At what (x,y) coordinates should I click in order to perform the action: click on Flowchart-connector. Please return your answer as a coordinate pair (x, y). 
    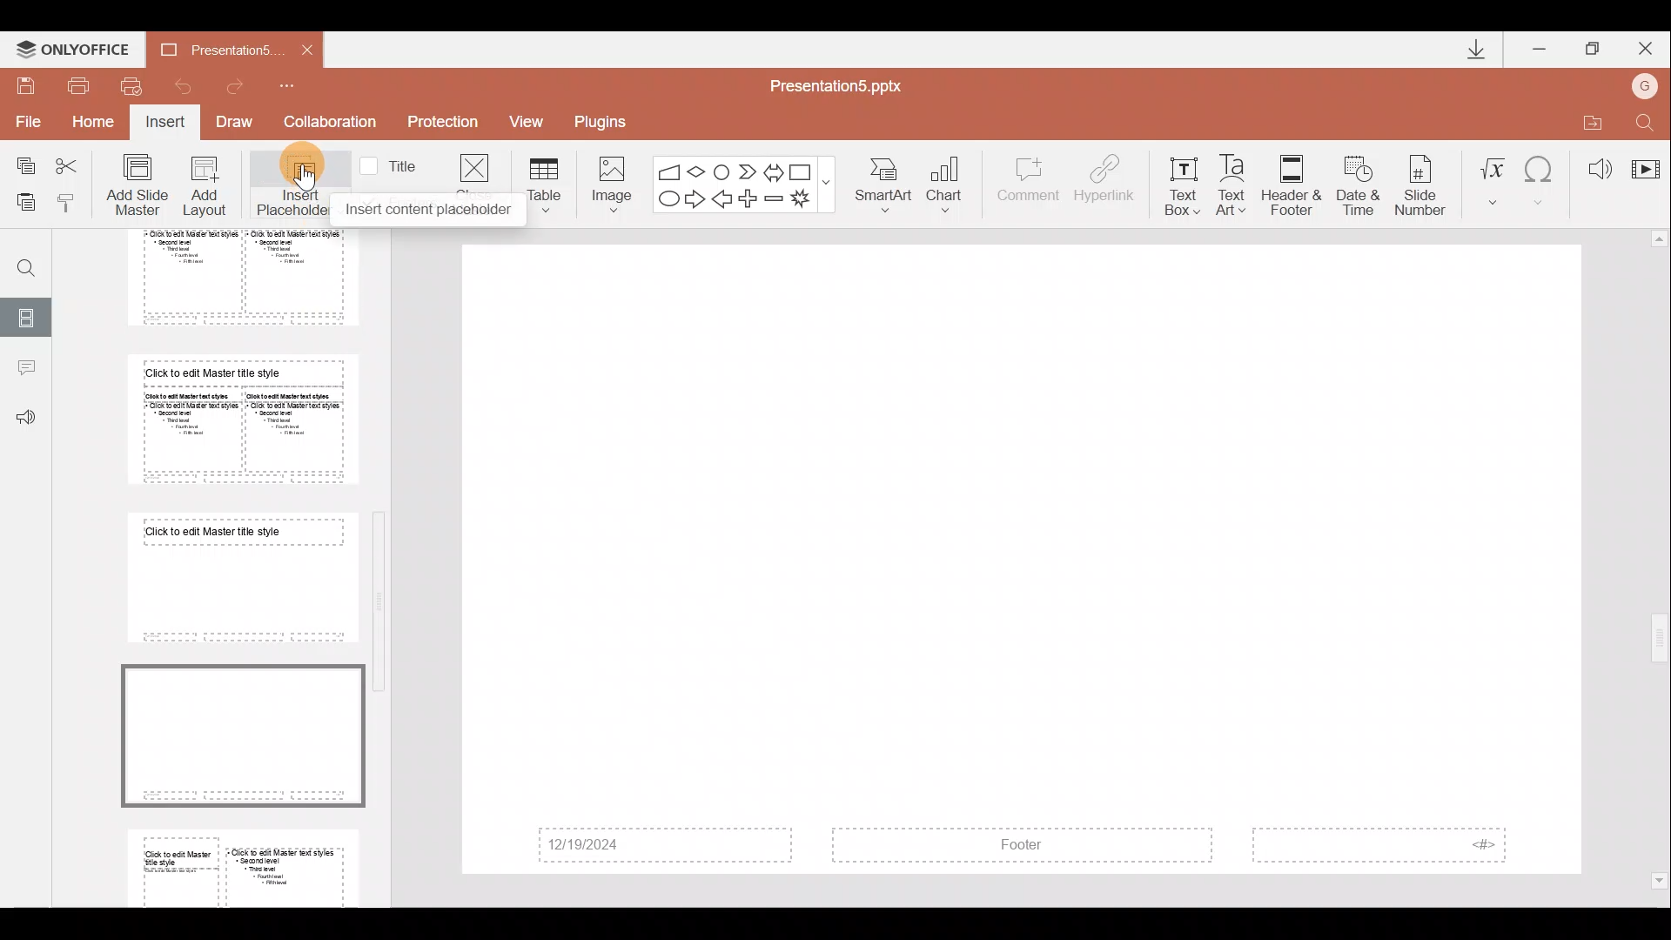
    Looking at the image, I should click on (722, 168).